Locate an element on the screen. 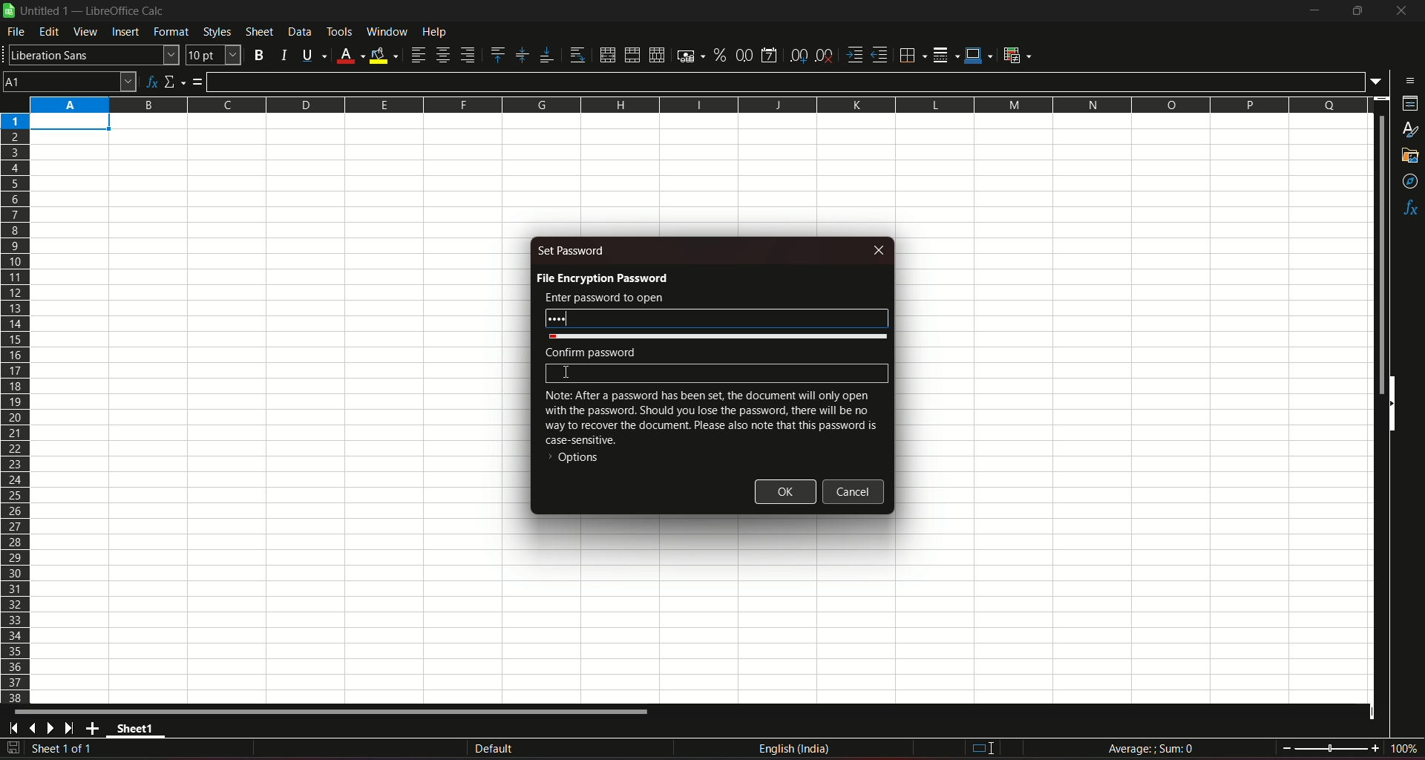  file encryption password is located at coordinates (601, 278).